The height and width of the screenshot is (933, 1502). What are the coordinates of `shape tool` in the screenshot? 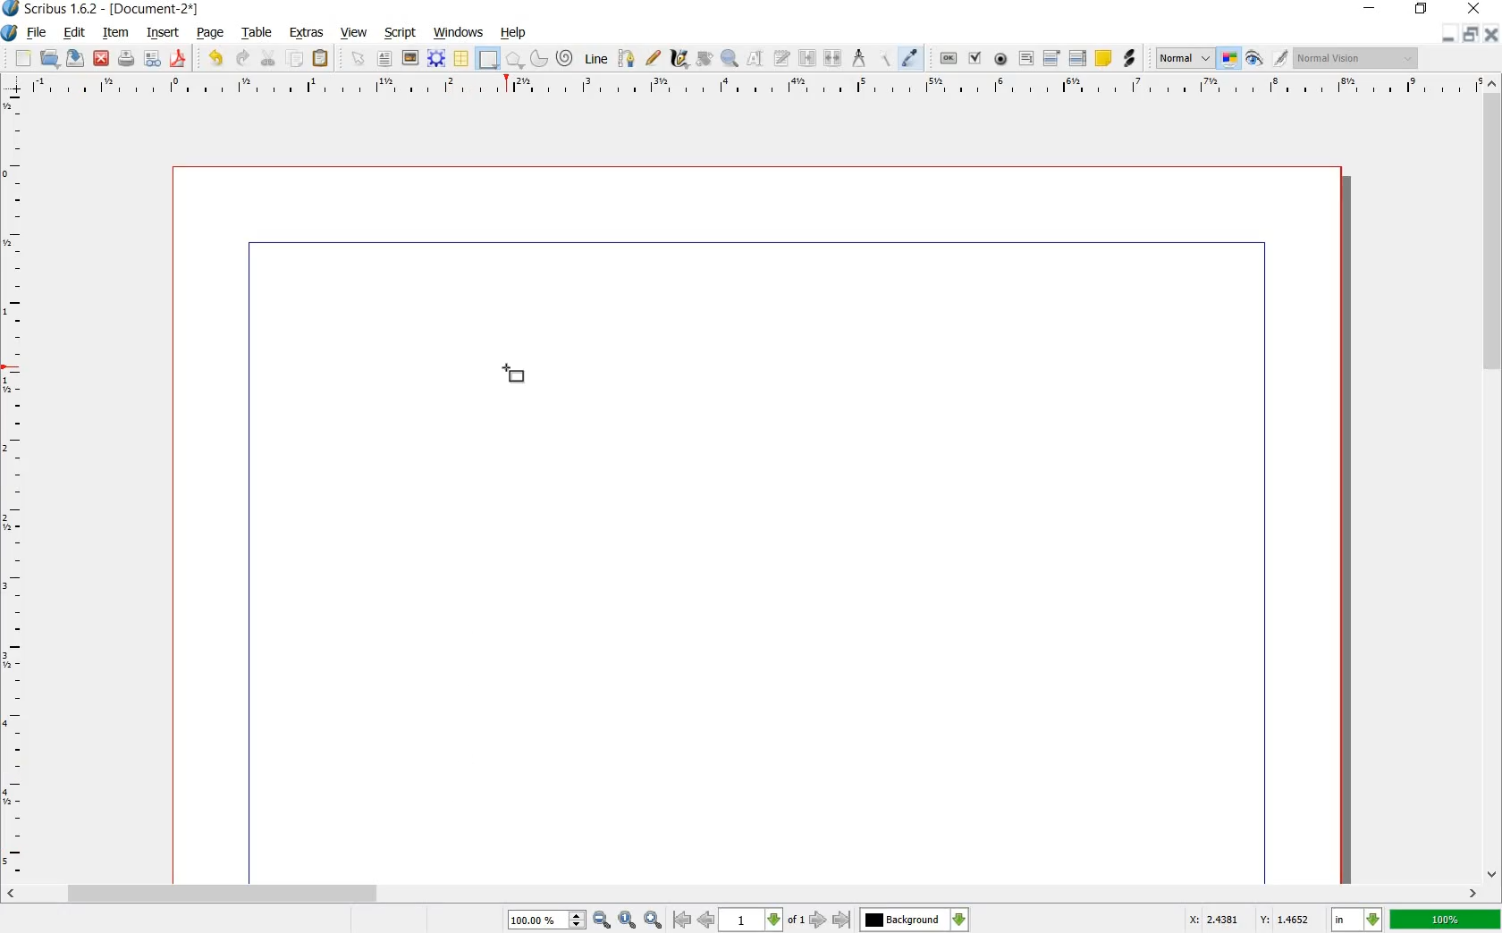 It's located at (517, 376).